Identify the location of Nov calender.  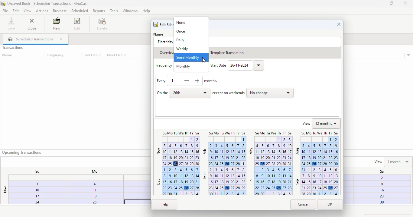
(178, 149).